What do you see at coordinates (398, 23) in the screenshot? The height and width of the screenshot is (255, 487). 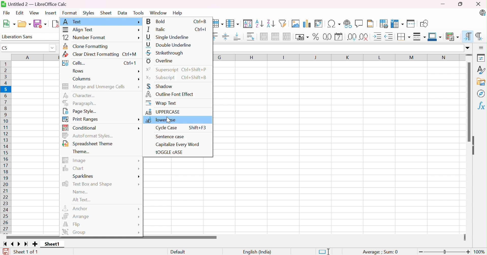 I see `Freeze Rows and Columns` at bounding box center [398, 23].